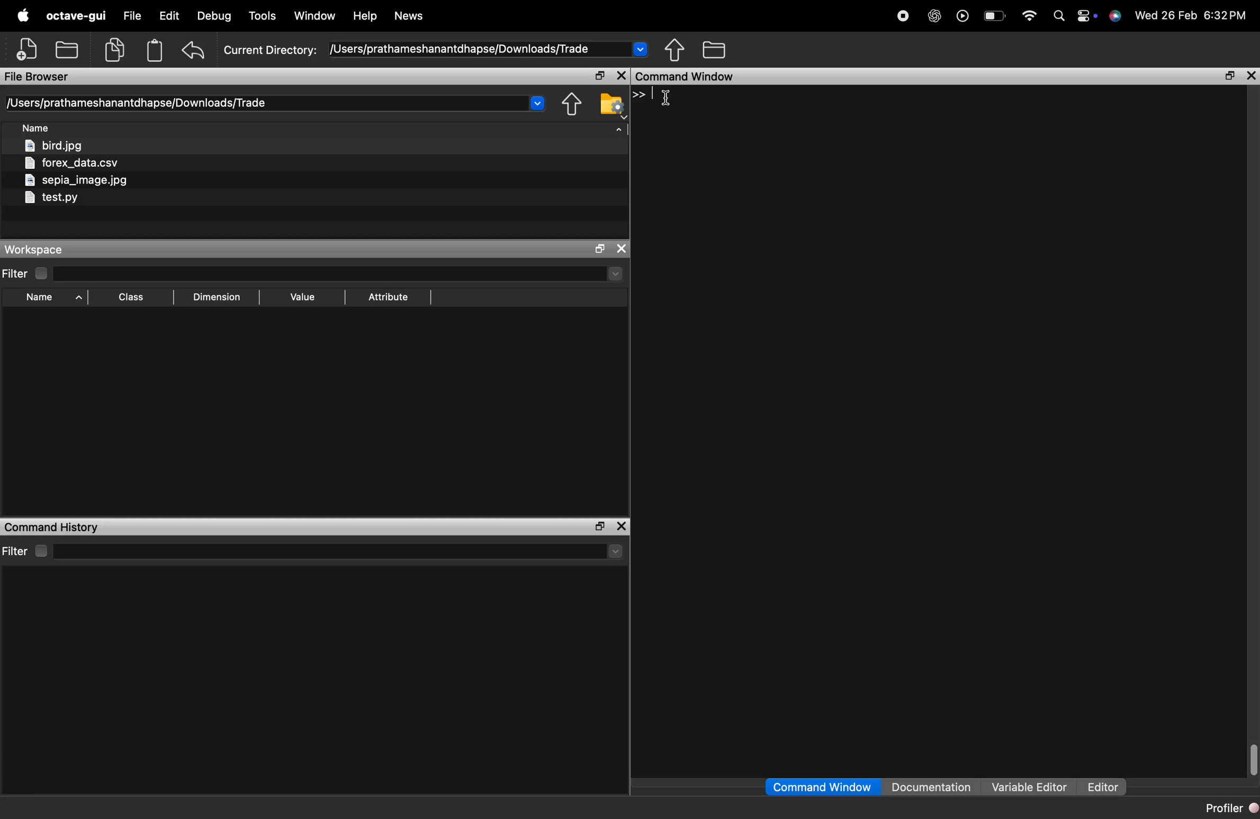 Image resolution: width=1260 pixels, height=819 pixels. Describe the element at coordinates (931, 788) in the screenshot. I see `documentation` at that location.